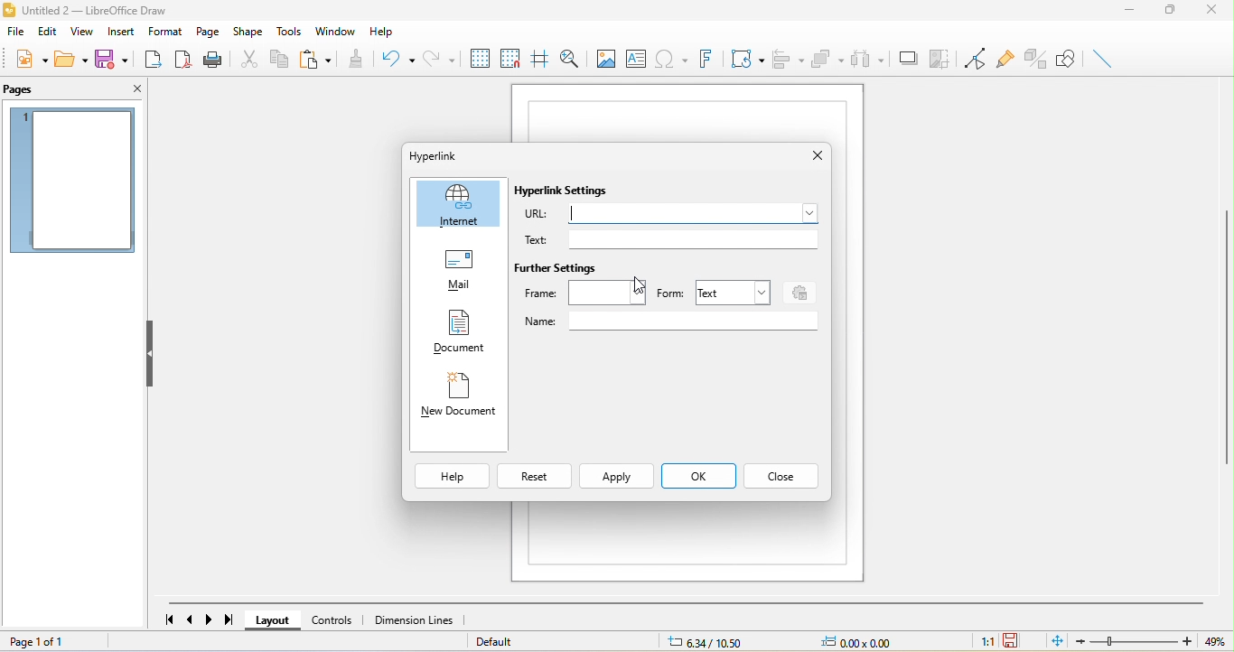  I want to click on file, so click(14, 32).